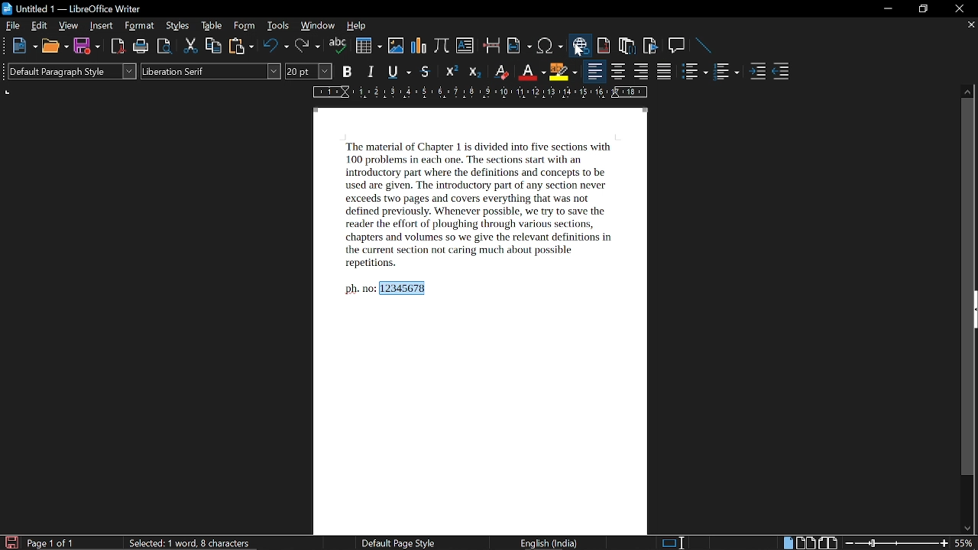  I want to click on 123456789, so click(405, 288).